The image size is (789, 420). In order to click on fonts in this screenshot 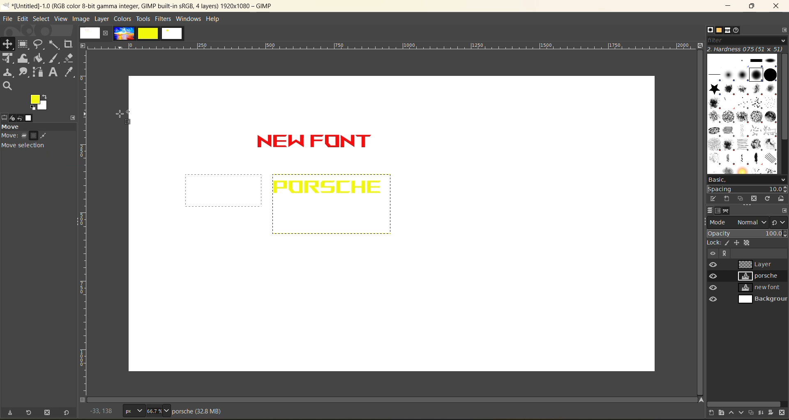, I will do `click(729, 30)`.